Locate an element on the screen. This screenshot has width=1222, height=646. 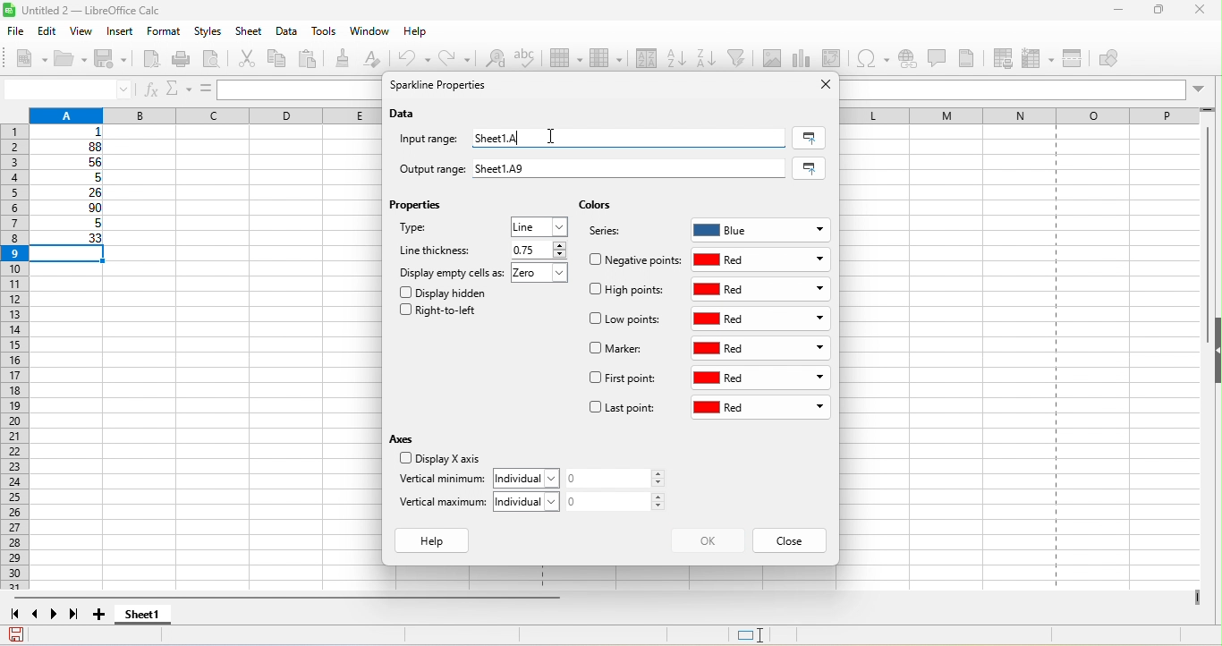
spelling is located at coordinates (531, 63).